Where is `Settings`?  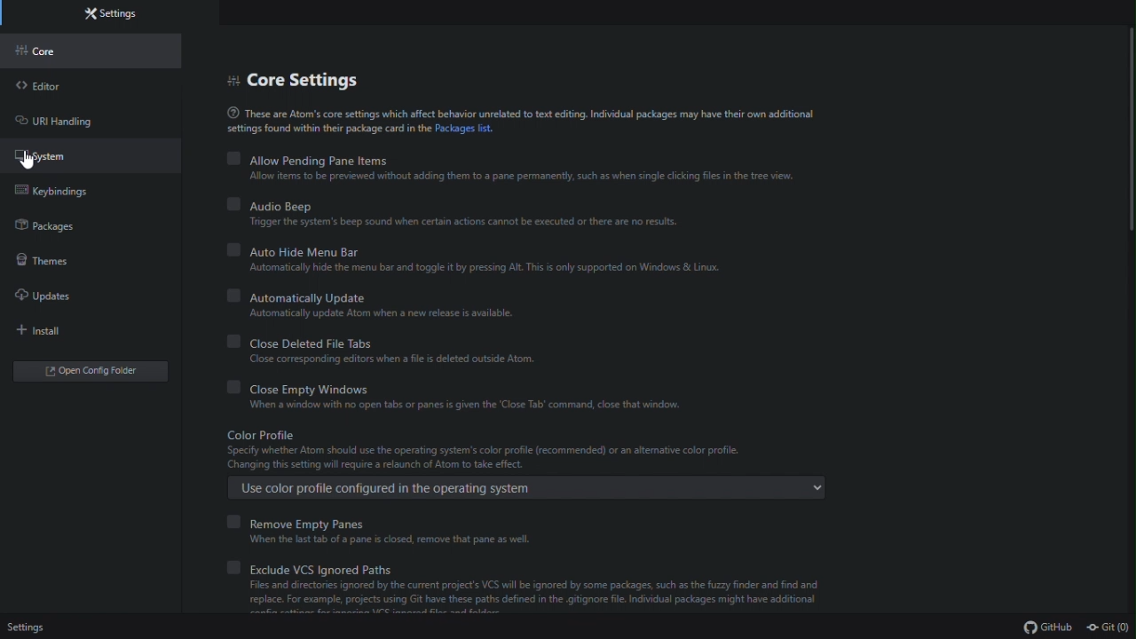 Settings is located at coordinates (114, 16).